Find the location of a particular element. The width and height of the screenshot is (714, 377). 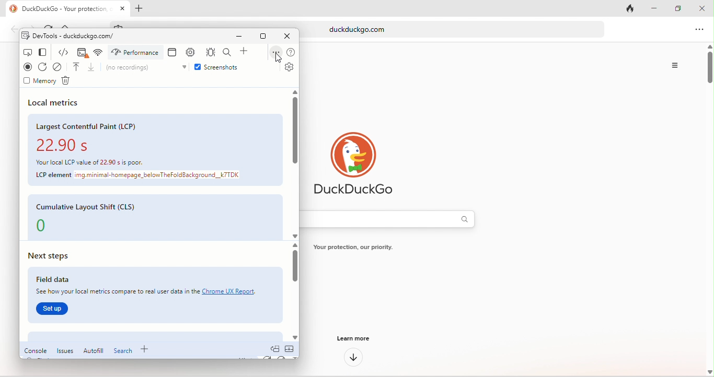

console is located at coordinates (83, 52).